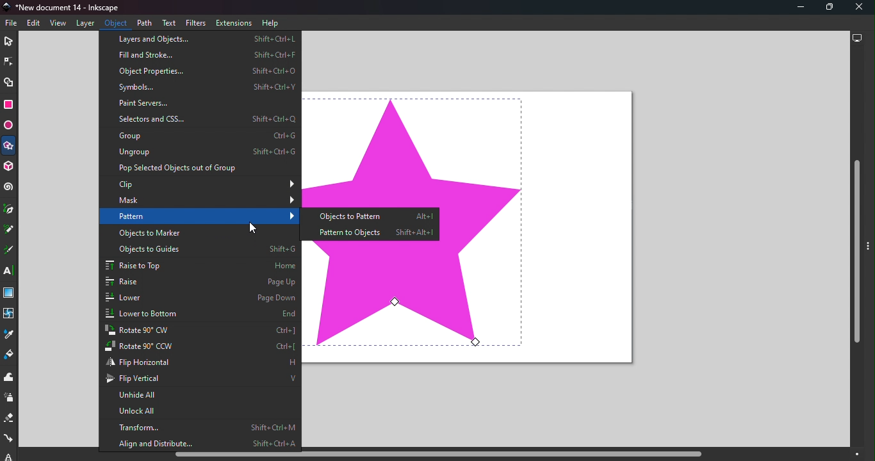 Image resolution: width=875 pixels, height=461 pixels. Describe the element at coordinates (200, 364) in the screenshot. I see `Flip horizontal` at that location.